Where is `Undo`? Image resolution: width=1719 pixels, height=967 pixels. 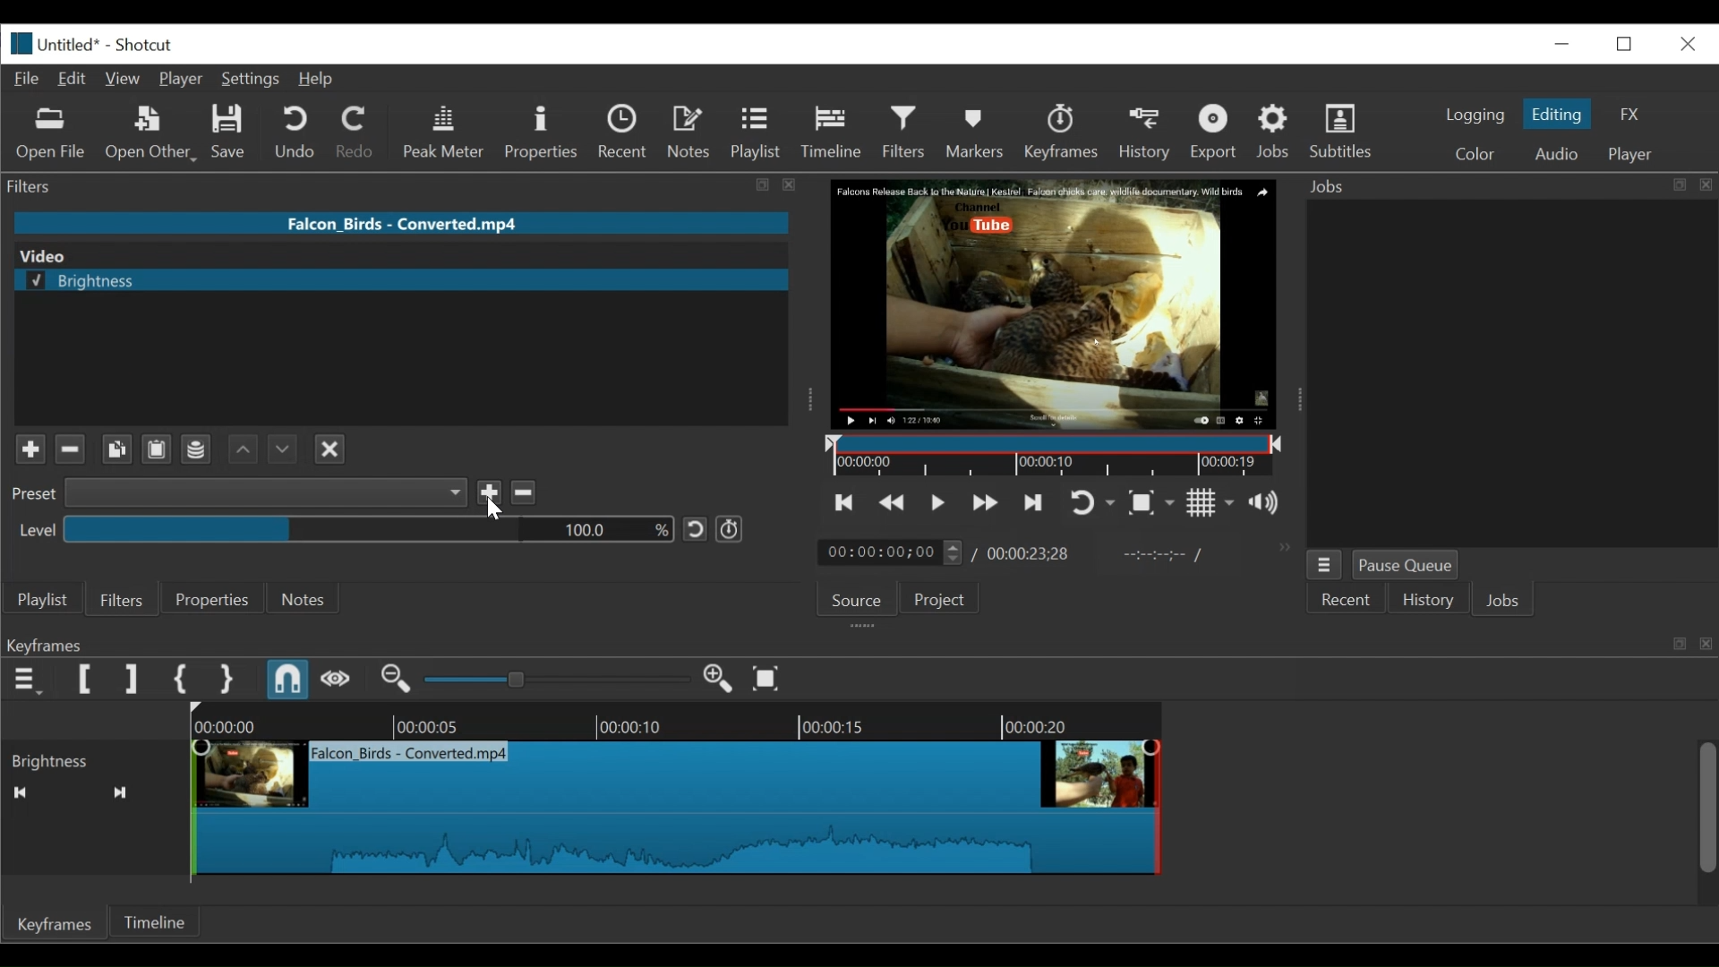
Undo is located at coordinates (298, 133).